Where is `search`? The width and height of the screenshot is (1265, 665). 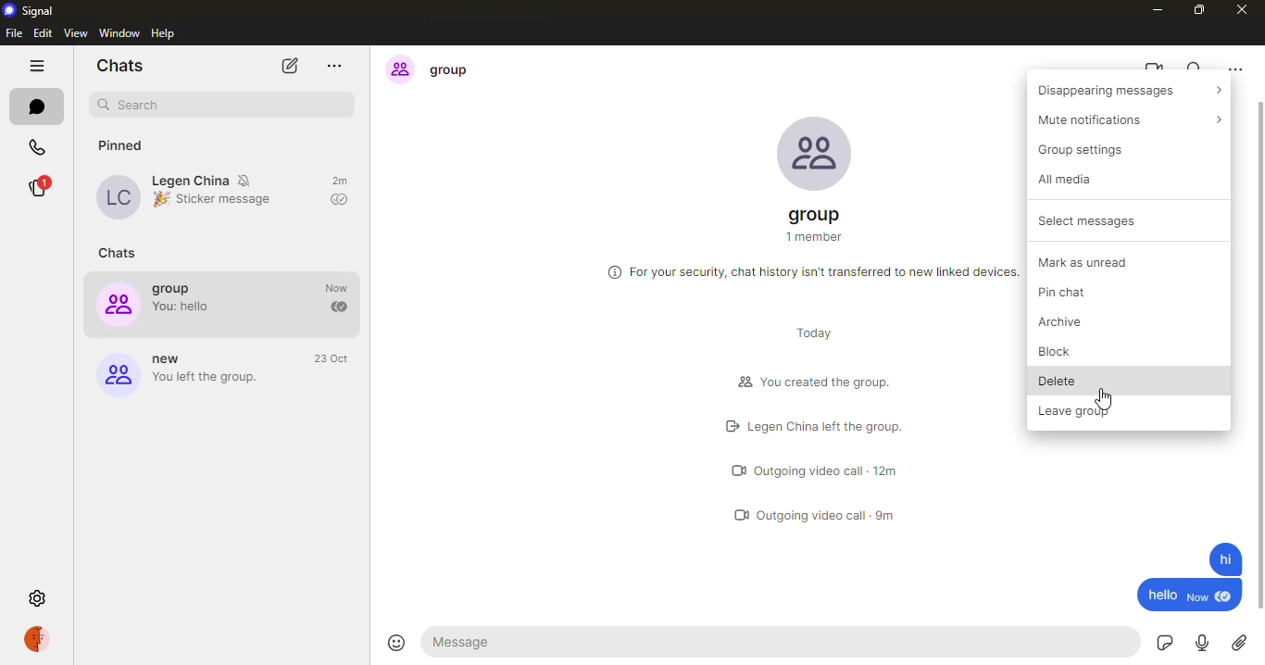 search is located at coordinates (1196, 71).